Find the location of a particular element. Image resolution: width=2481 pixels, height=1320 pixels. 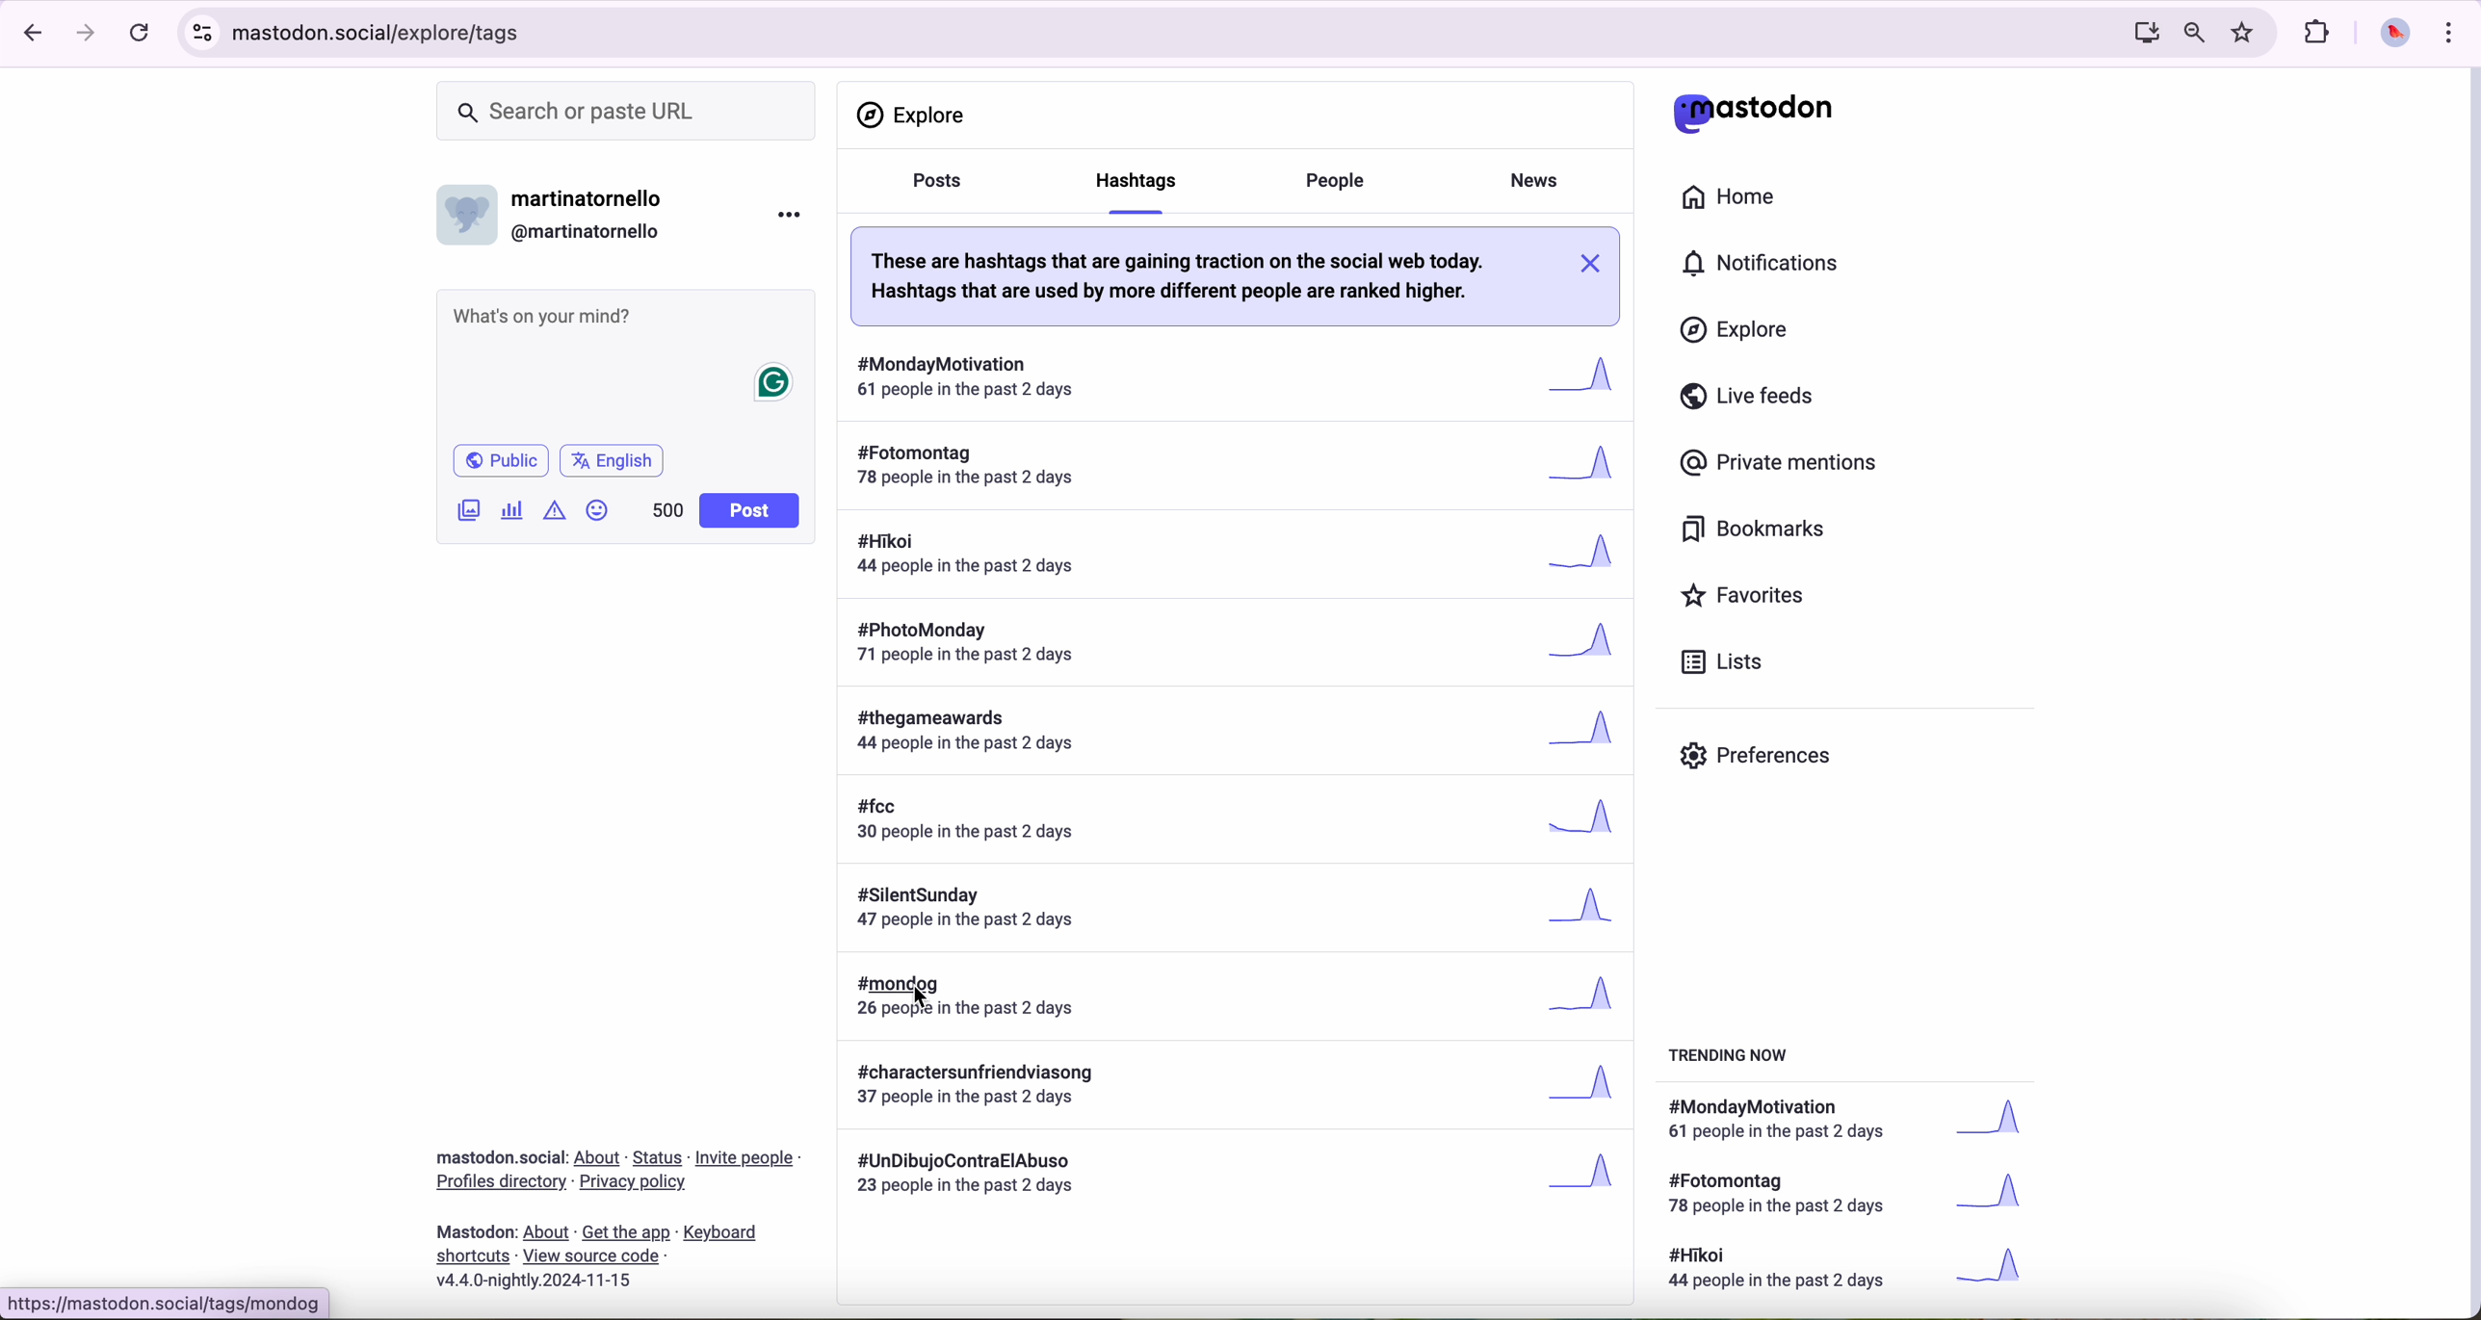

notifications is located at coordinates (1767, 264).